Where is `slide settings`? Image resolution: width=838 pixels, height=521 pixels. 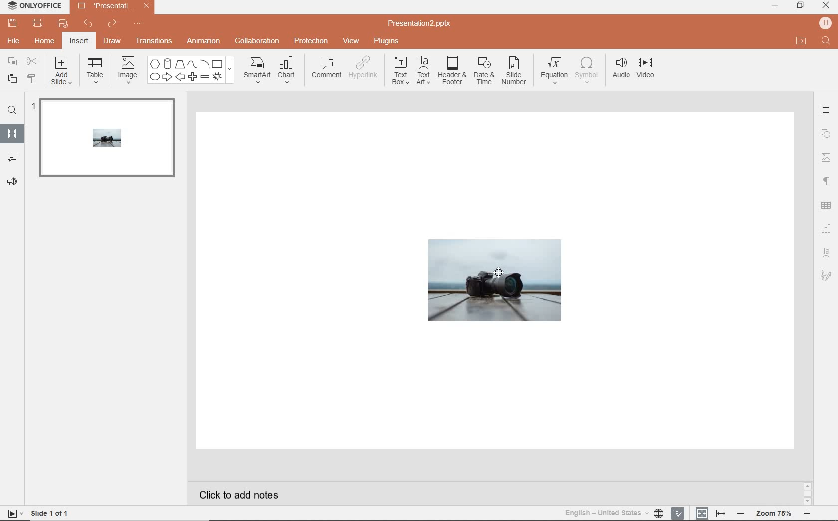 slide settings is located at coordinates (826, 112).